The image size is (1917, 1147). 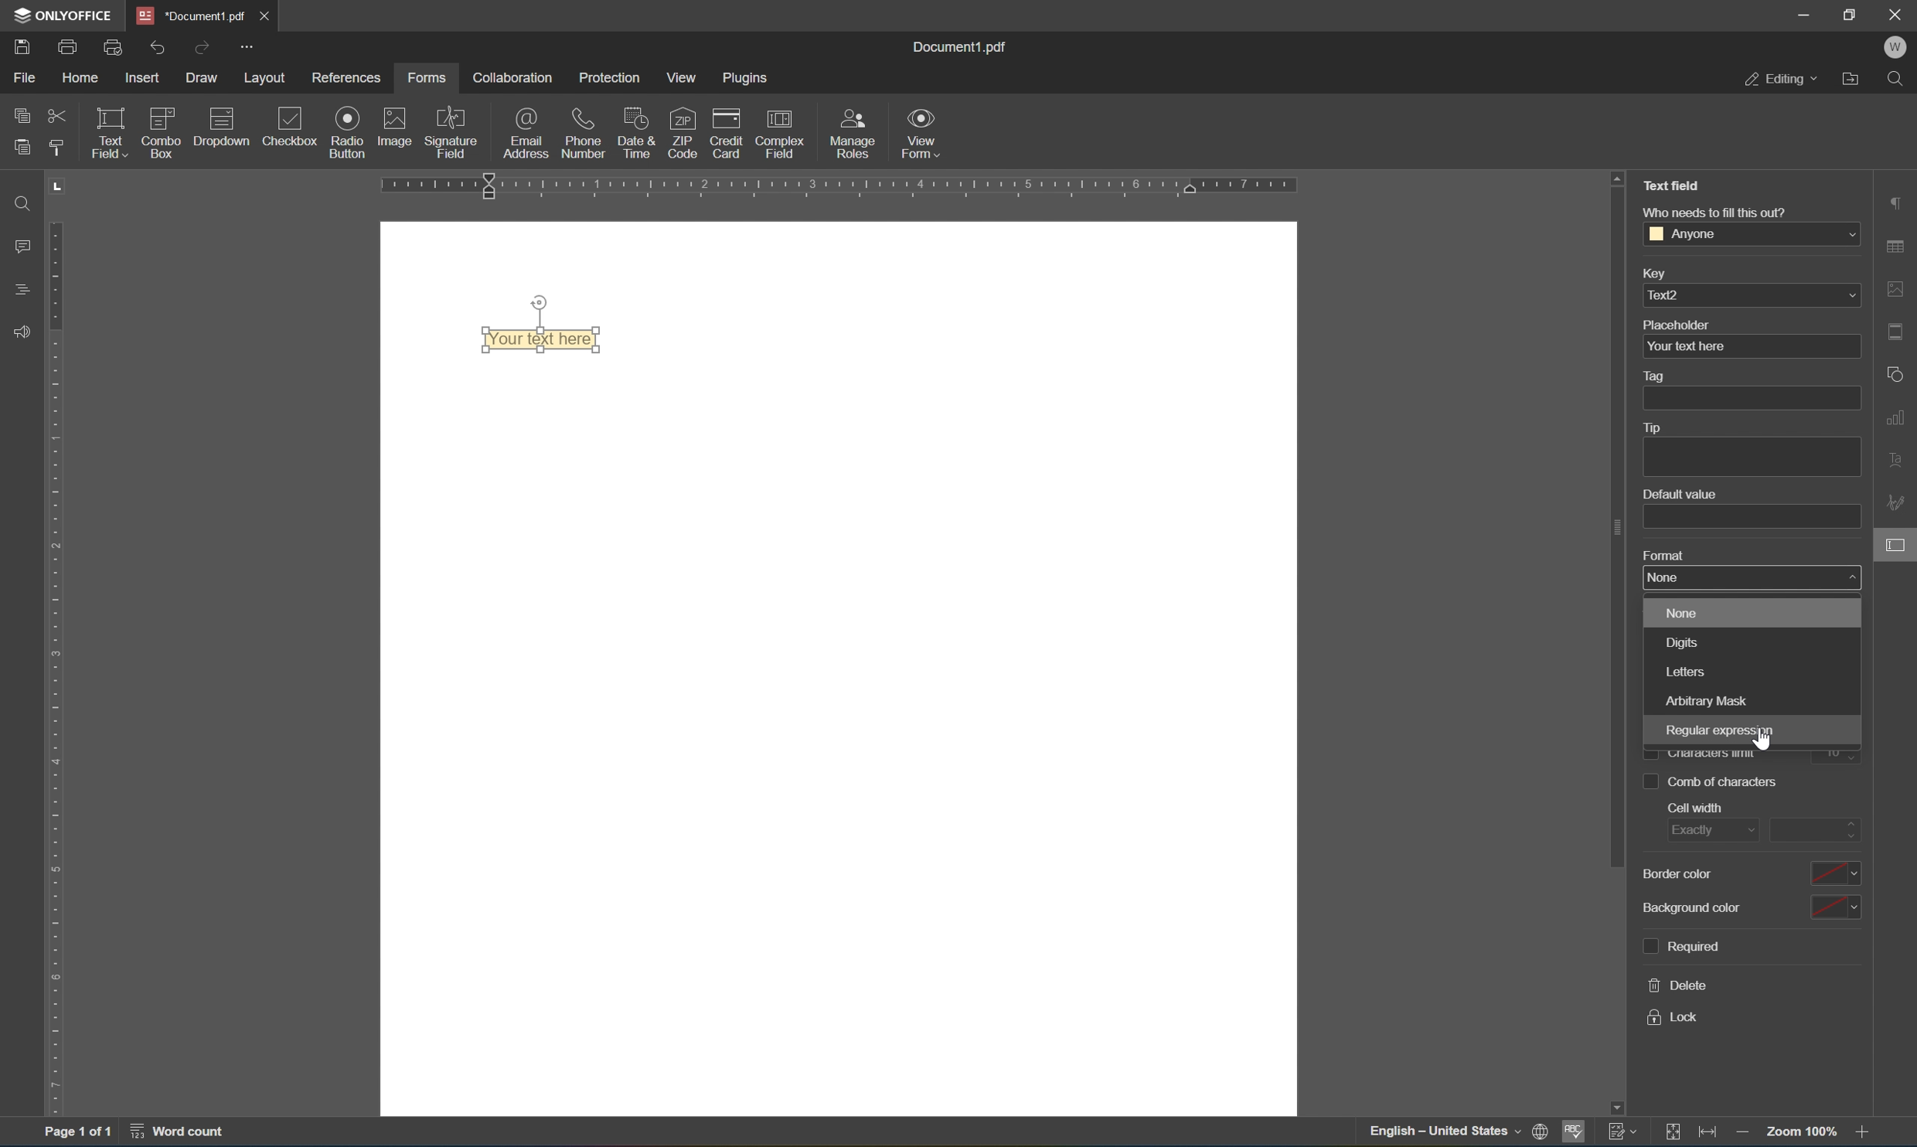 What do you see at coordinates (1670, 1016) in the screenshot?
I see `lock` at bounding box center [1670, 1016].